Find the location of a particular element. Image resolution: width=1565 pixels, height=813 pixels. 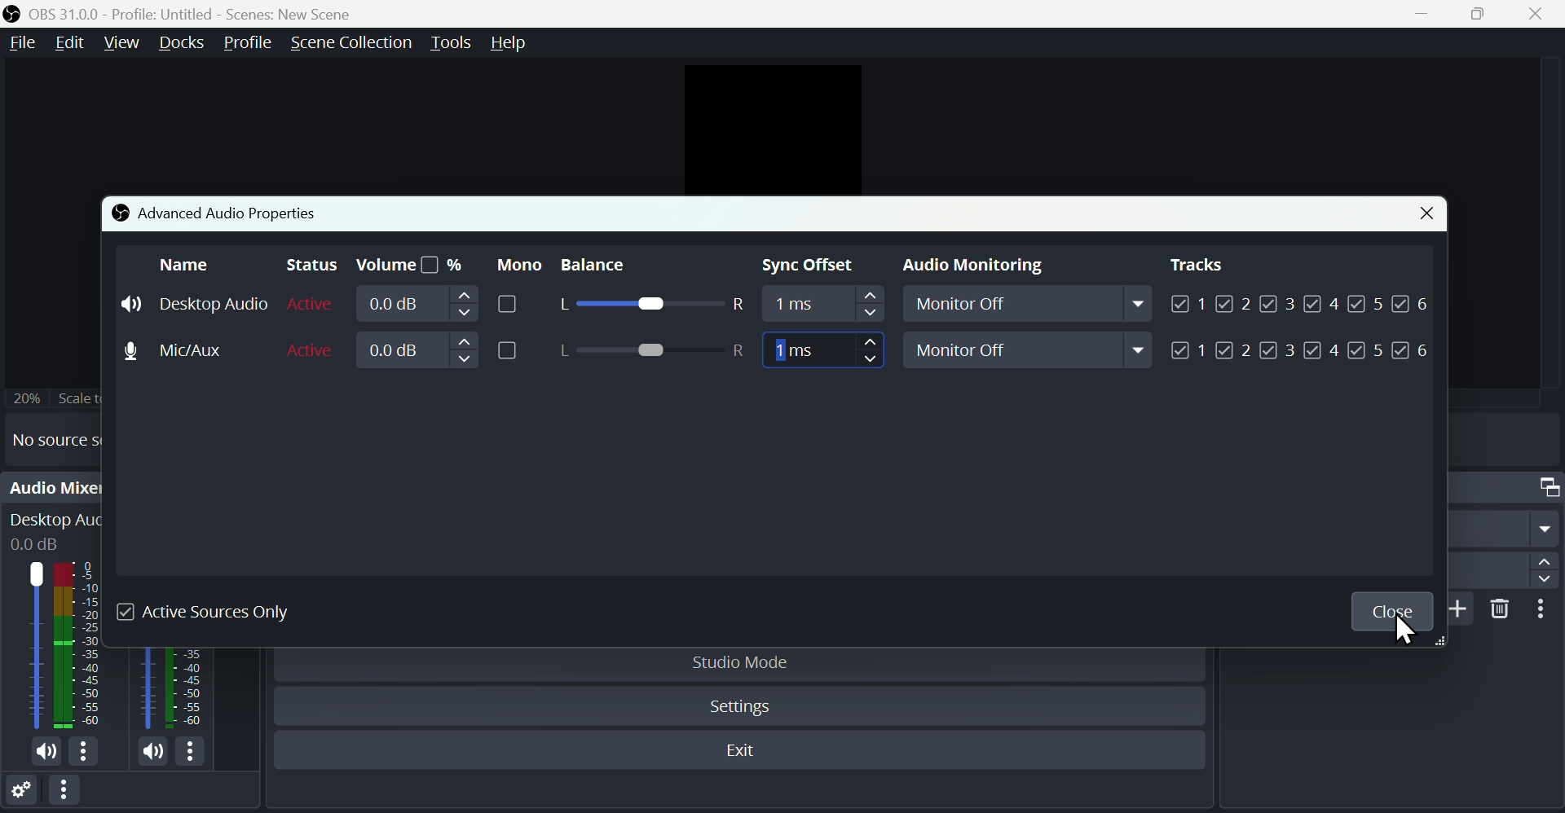

Studio mode is located at coordinates (743, 662).